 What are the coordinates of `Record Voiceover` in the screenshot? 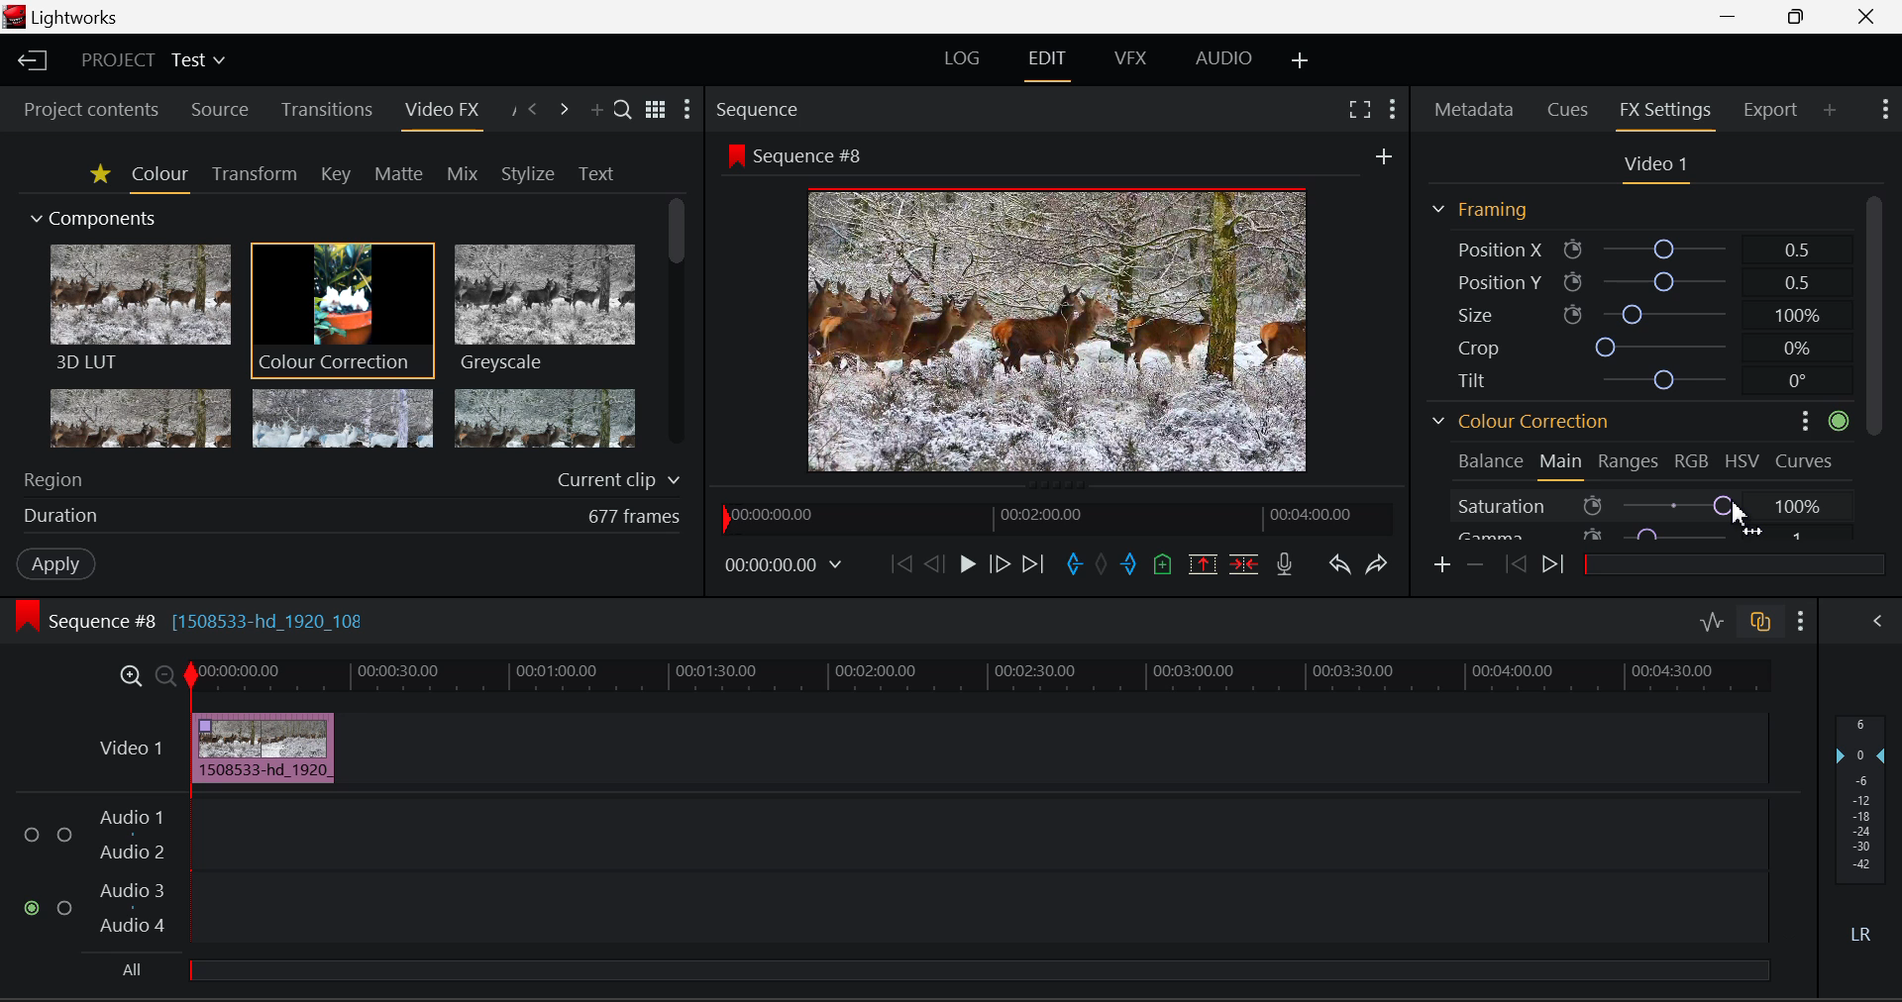 It's located at (1286, 564).